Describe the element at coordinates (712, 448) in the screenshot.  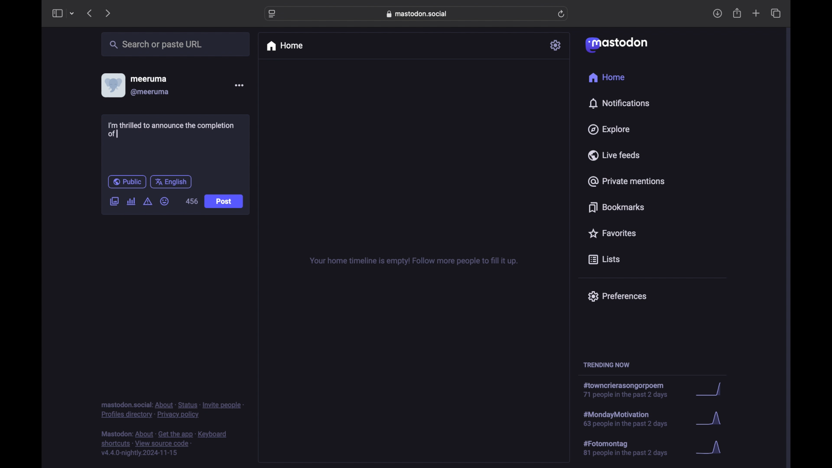
I see `graph` at that location.